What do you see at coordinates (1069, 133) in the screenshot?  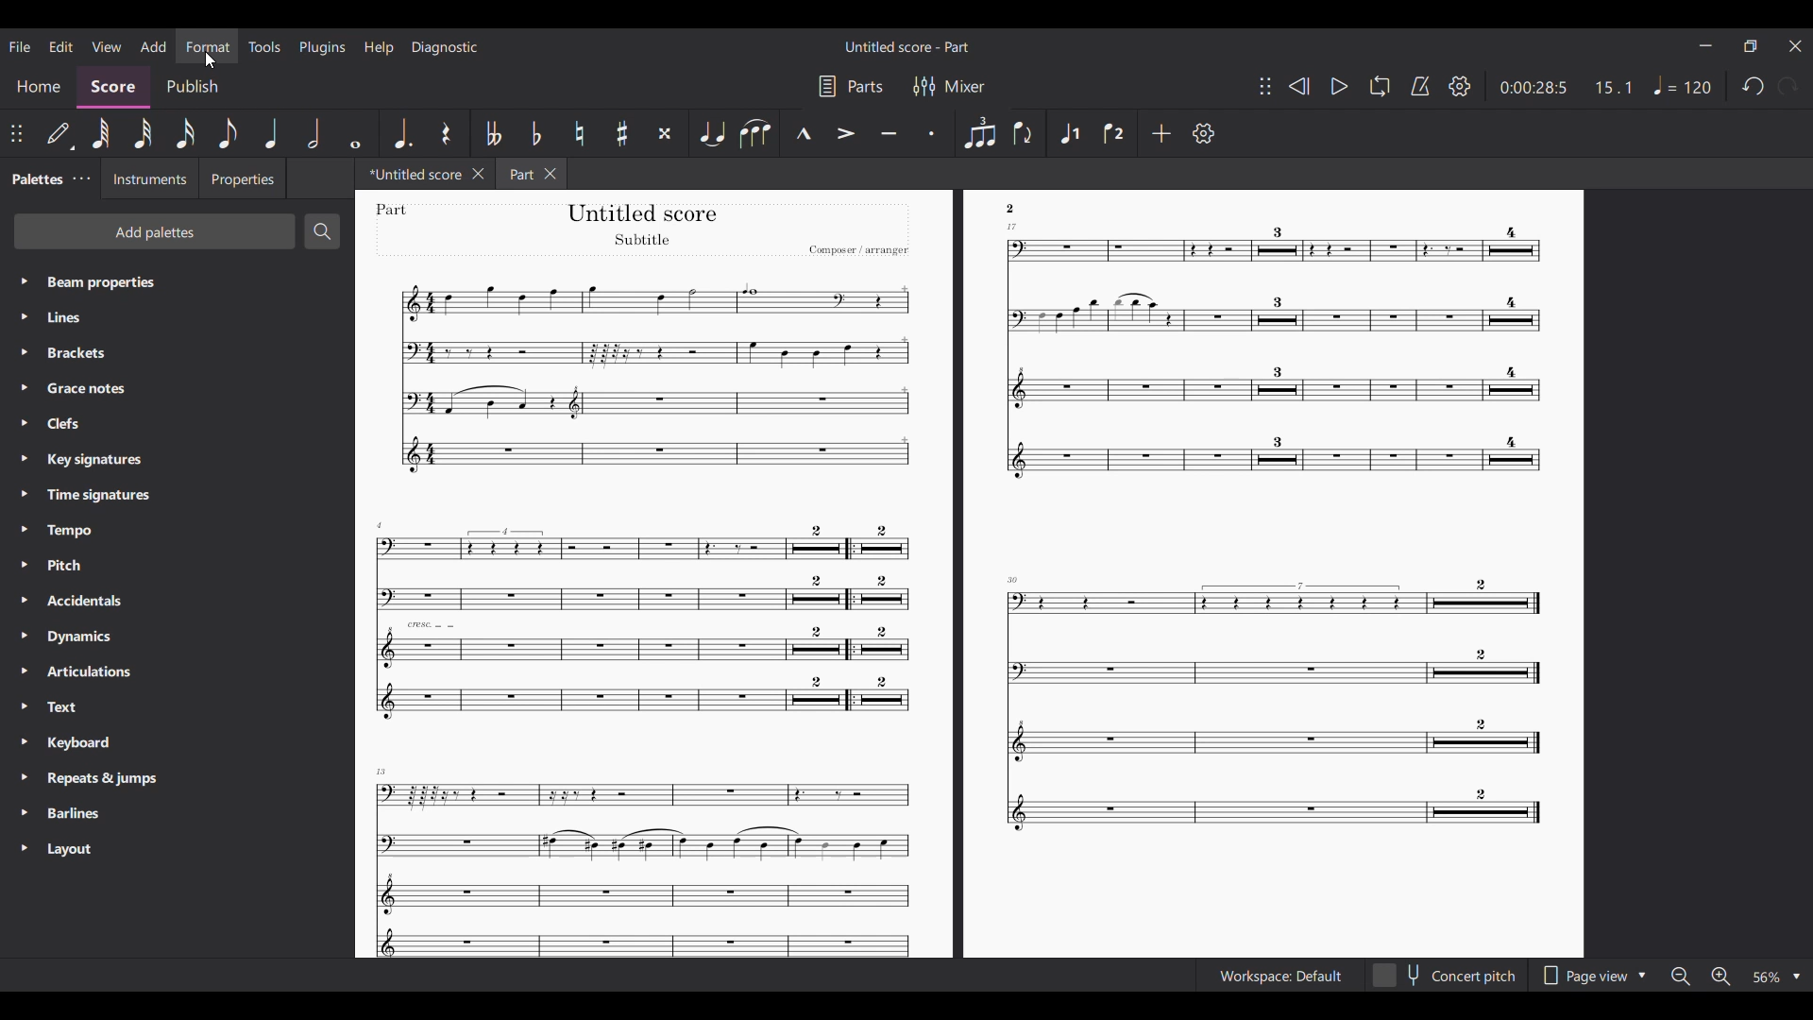 I see `Voice 1` at bounding box center [1069, 133].